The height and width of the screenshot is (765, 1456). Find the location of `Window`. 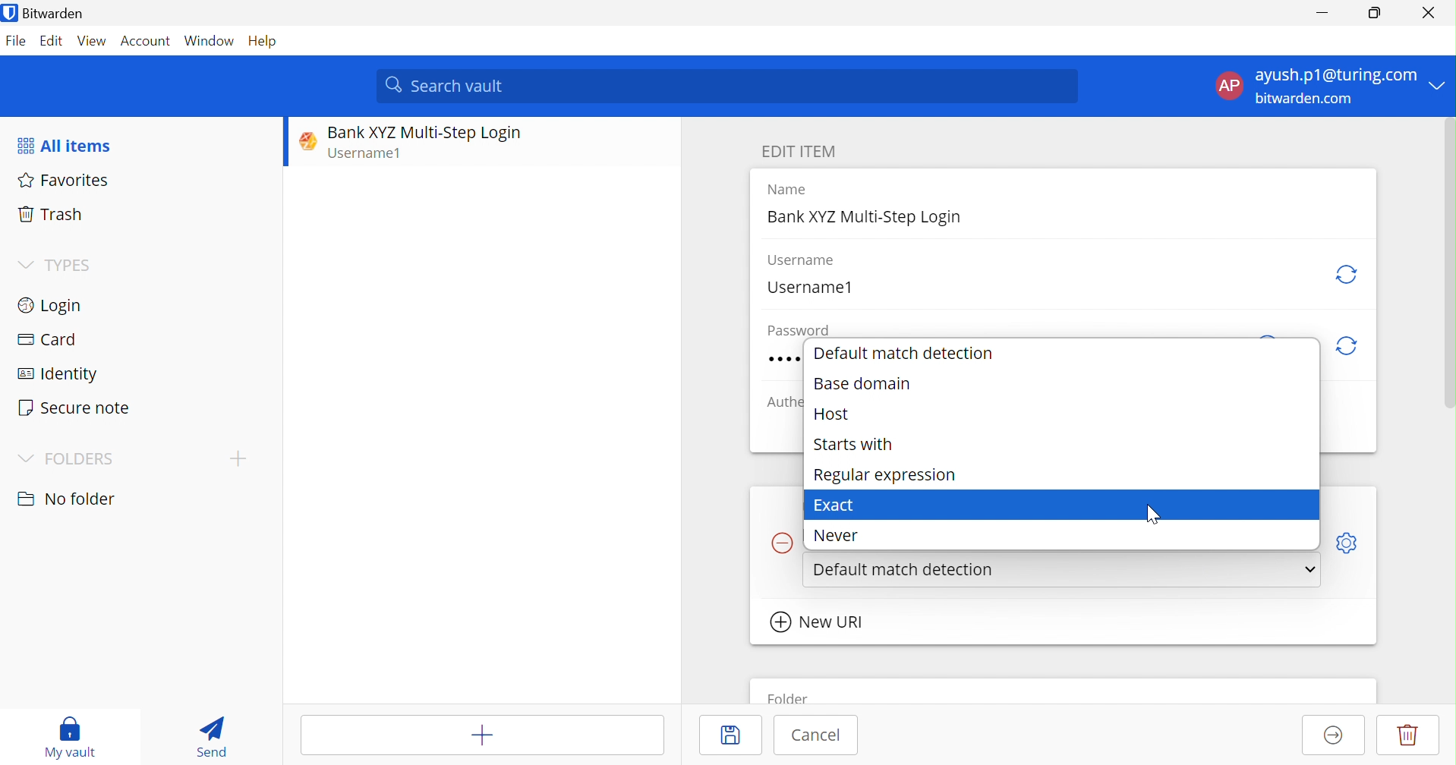

Window is located at coordinates (210, 42).